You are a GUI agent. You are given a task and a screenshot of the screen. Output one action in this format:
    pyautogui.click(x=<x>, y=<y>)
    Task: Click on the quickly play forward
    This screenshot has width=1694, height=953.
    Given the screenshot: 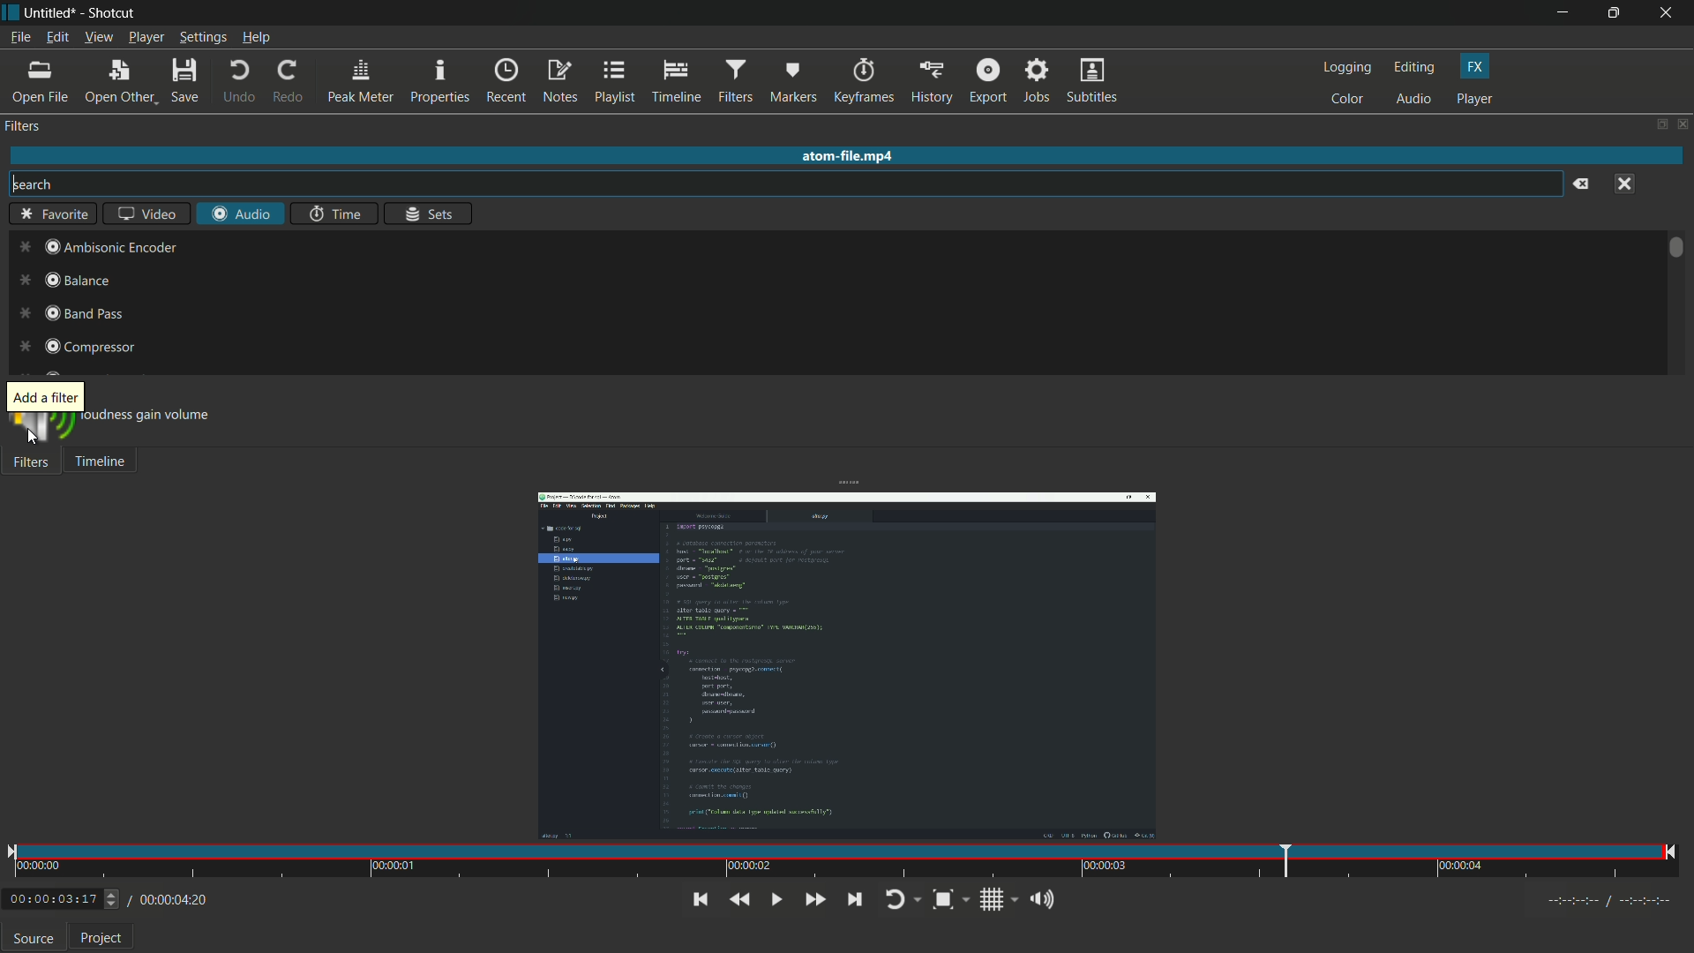 What is the action you would take?
    pyautogui.click(x=817, y=899)
    